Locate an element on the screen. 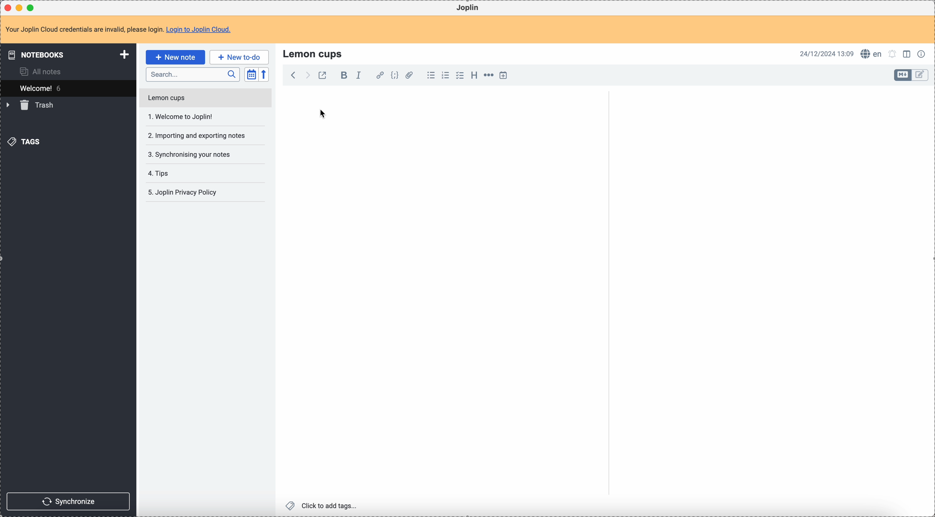 Image resolution: width=935 pixels, height=517 pixels. italic is located at coordinates (358, 75).